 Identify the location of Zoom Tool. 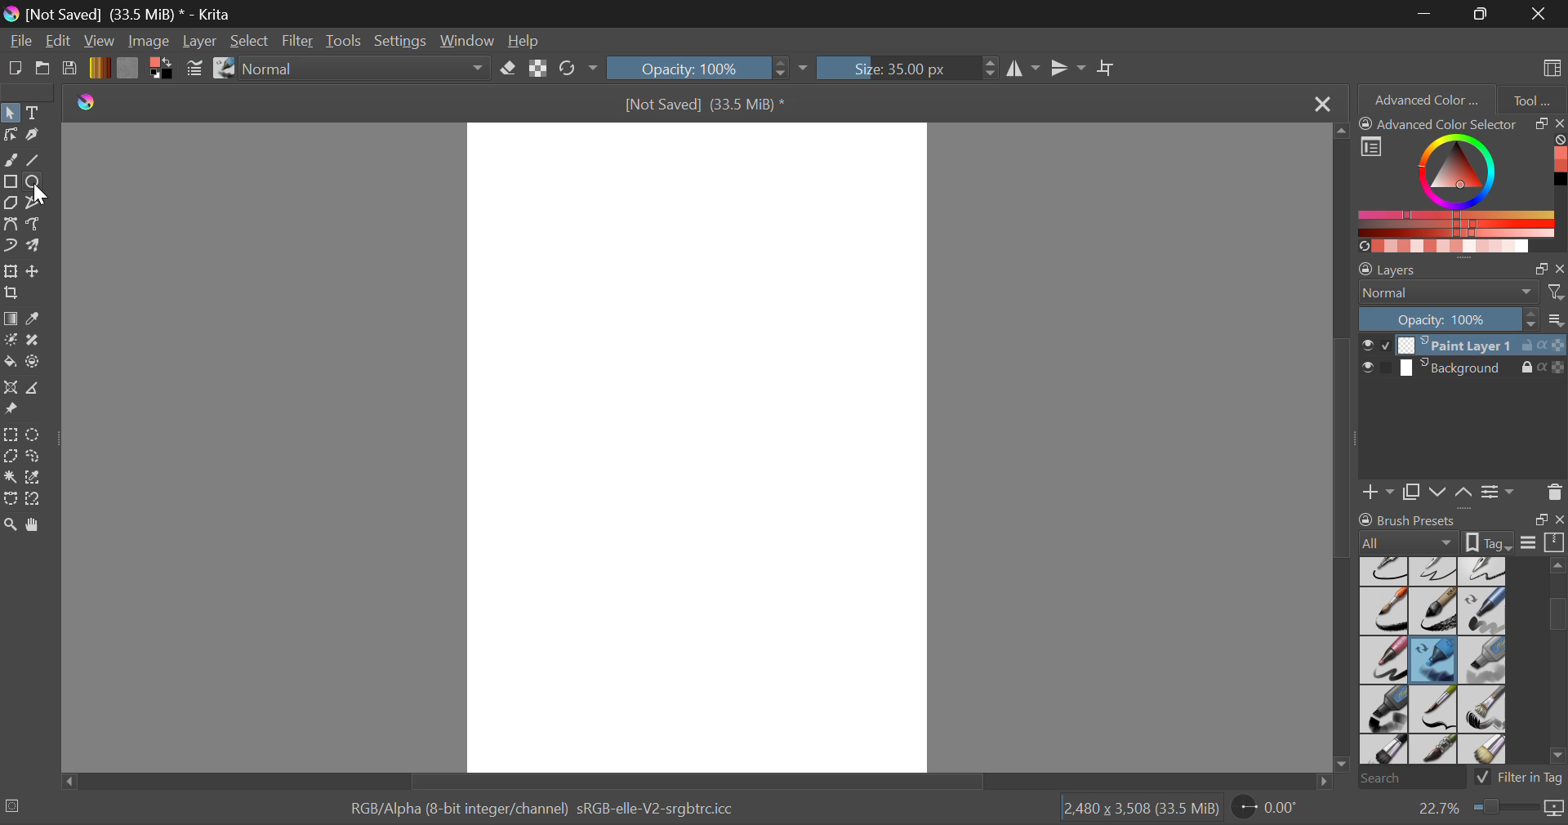
(11, 524).